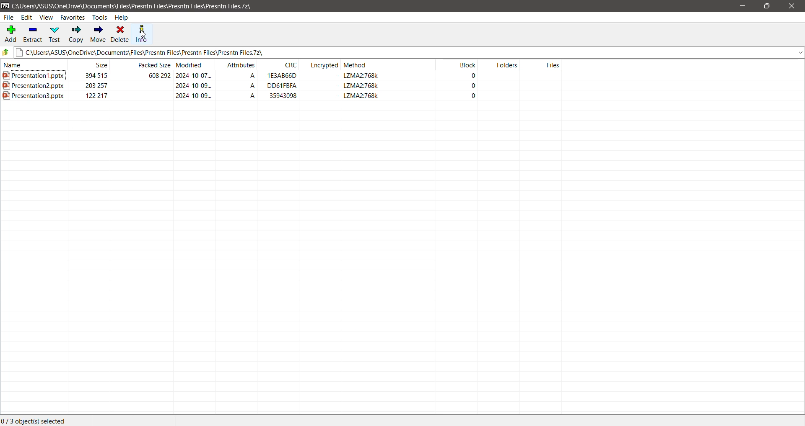  I want to click on Move Up one level, so click(7, 52).